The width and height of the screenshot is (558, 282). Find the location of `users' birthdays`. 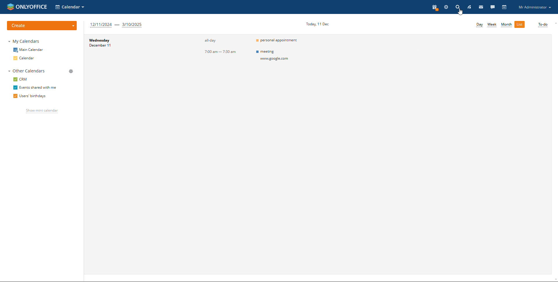

users' birthdays is located at coordinates (31, 96).